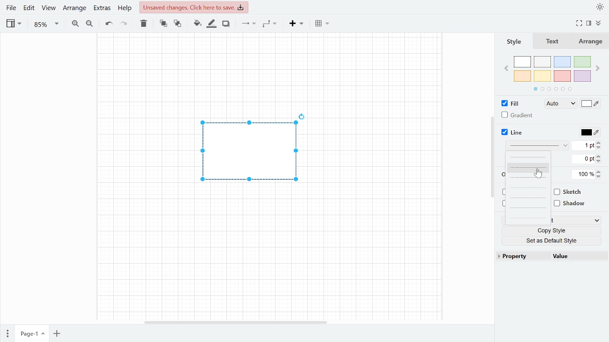 The image size is (609, 342). Describe the element at coordinates (144, 24) in the screenshot. I see `Delete` at that location.